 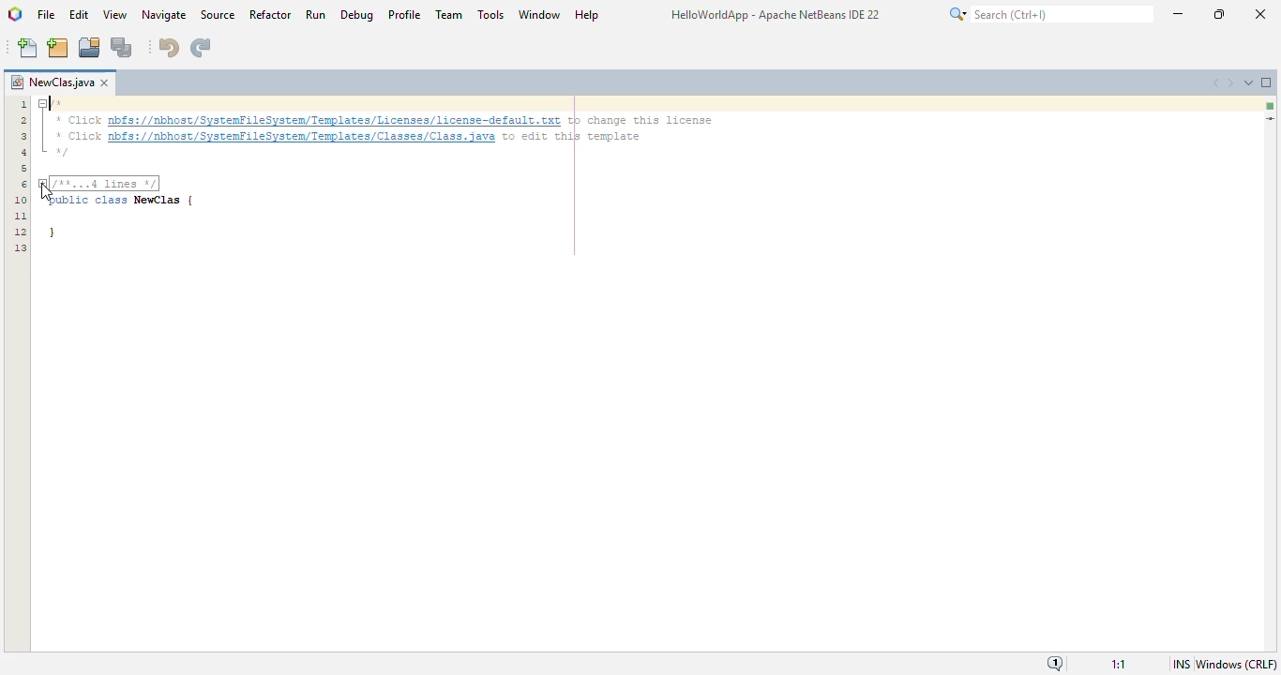 I want to click on close window, so click(x=104, y=82).